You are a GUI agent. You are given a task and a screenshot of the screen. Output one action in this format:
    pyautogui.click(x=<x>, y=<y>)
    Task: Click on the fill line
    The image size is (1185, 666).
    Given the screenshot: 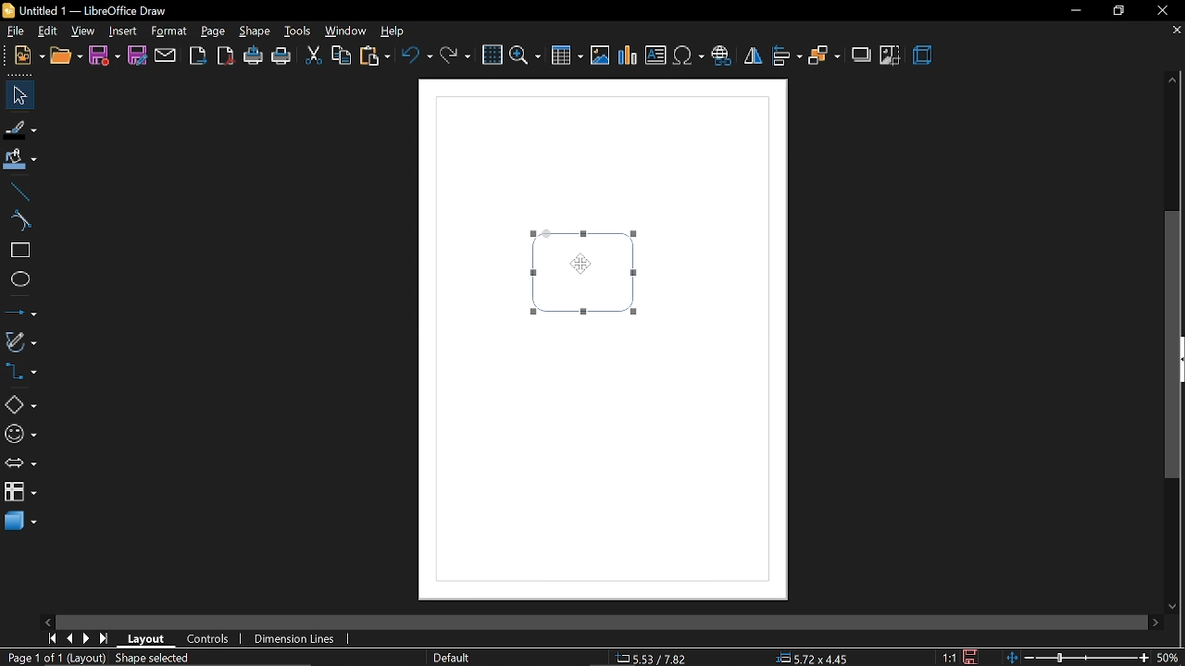 What is the action you would take?
    pyautogui.click(x=20, y=128)
    